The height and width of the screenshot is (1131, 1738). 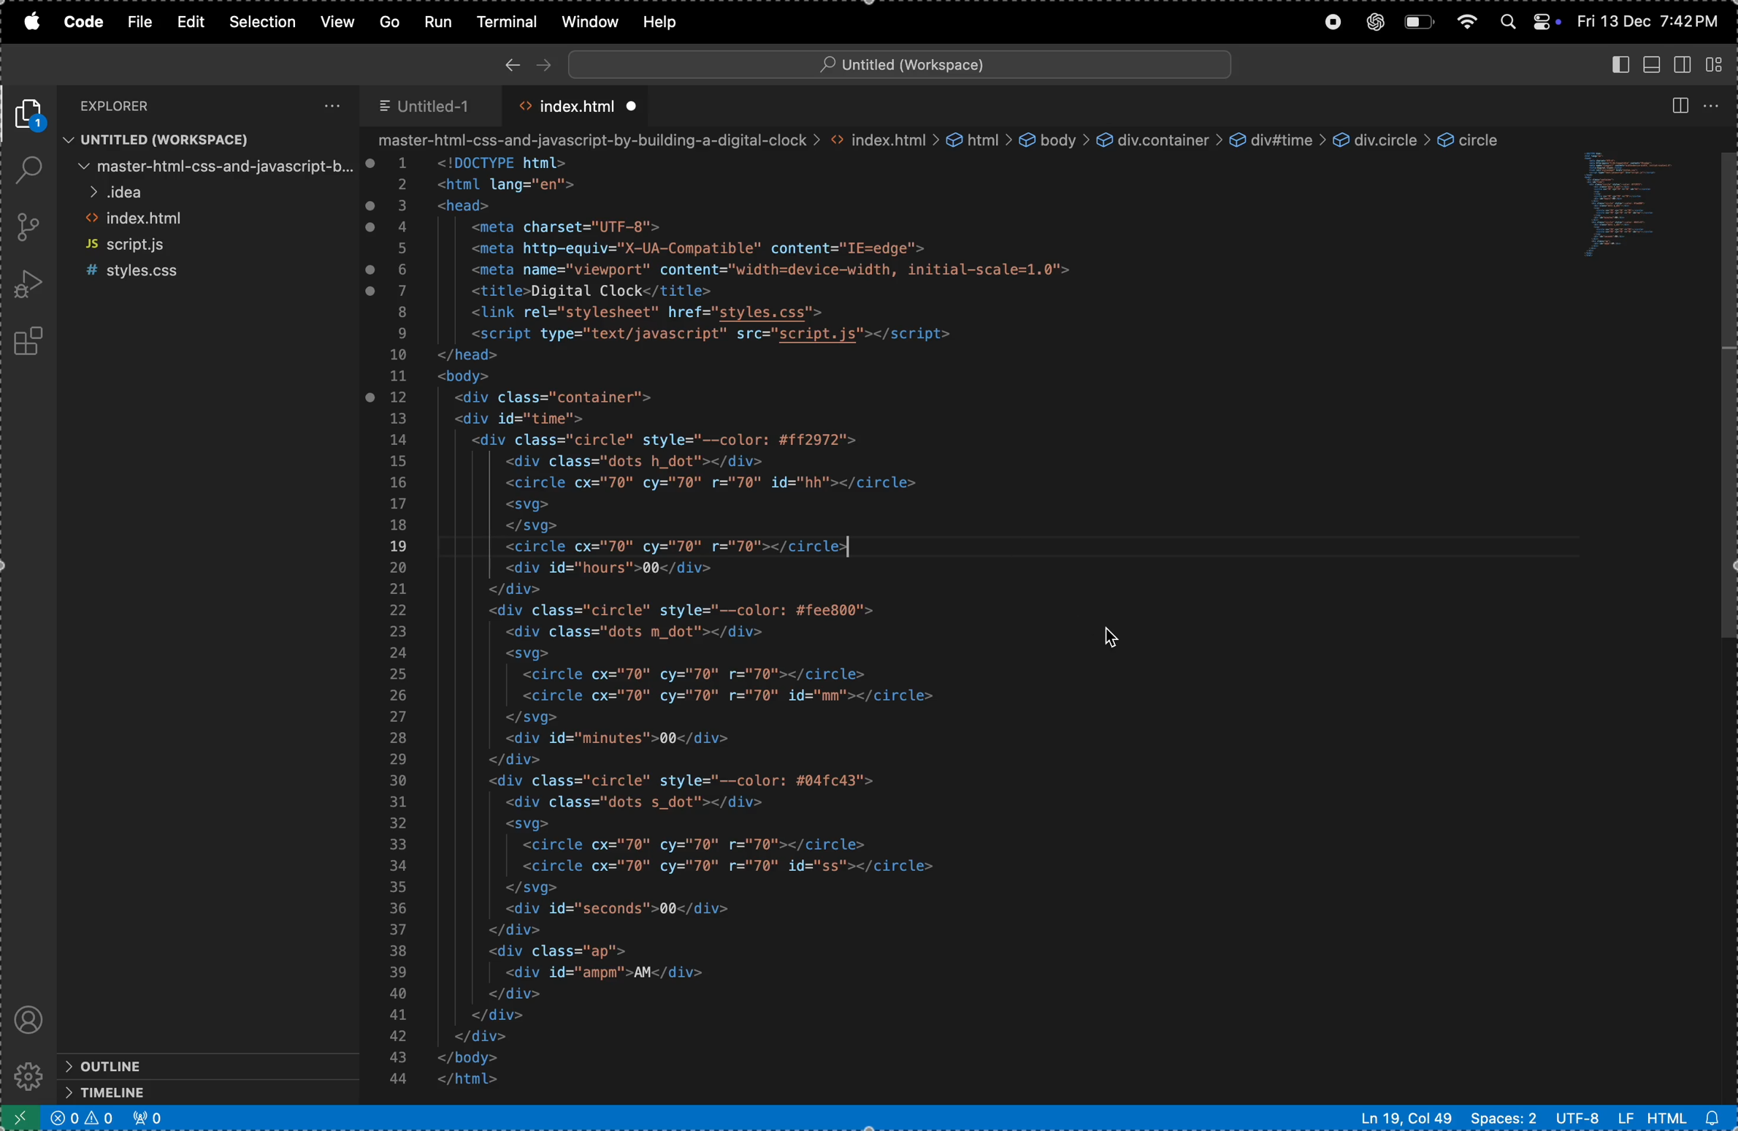 I want to click on terminal, so click(x=509, y=20).